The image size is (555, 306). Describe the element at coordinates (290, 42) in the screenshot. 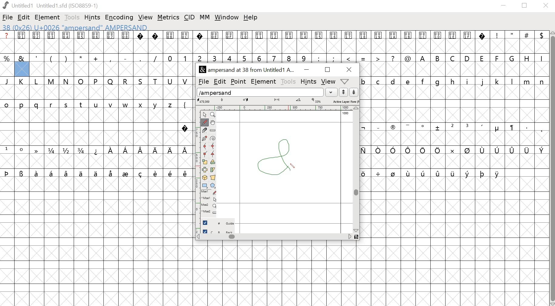

I see `0013` at that location.